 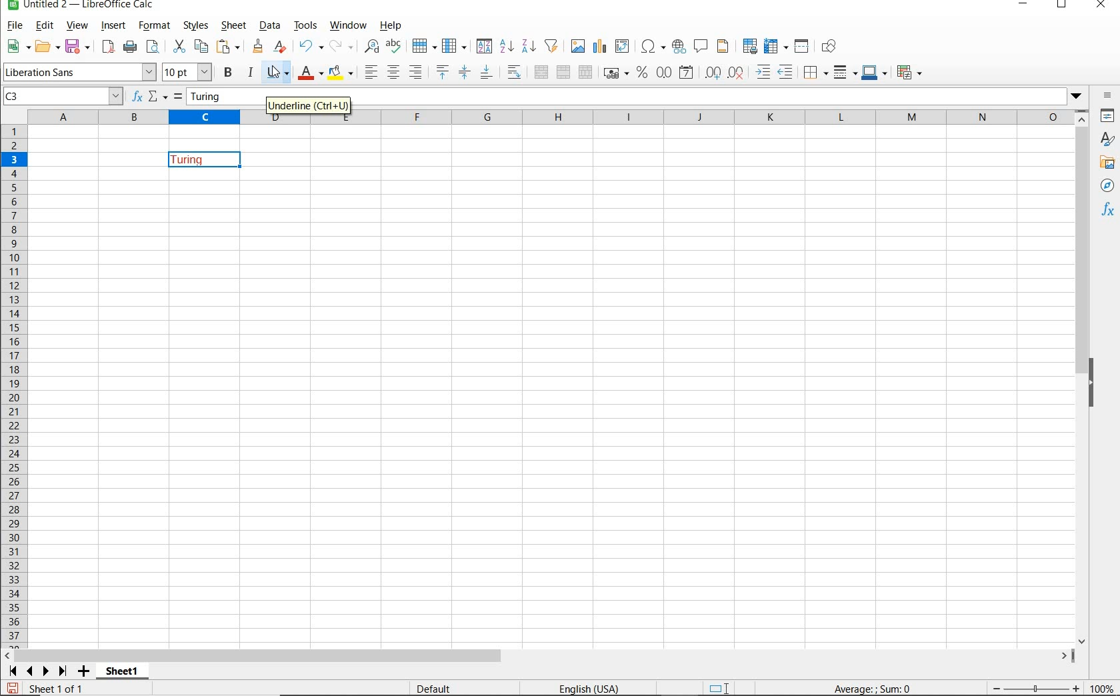 I want to click on PASTE, so click(x=229, y=48).